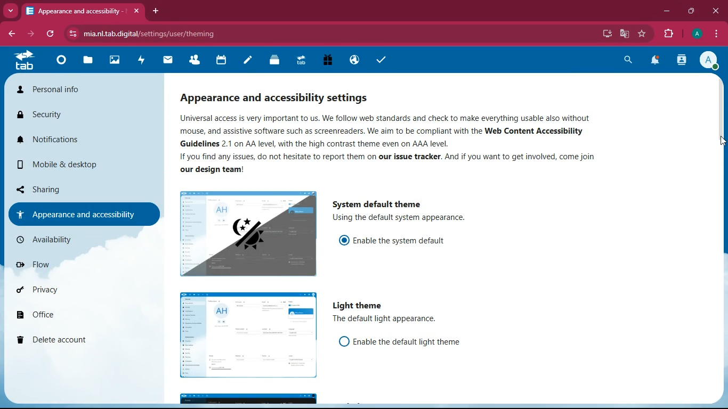  I want to click on images, so click(112, 61).